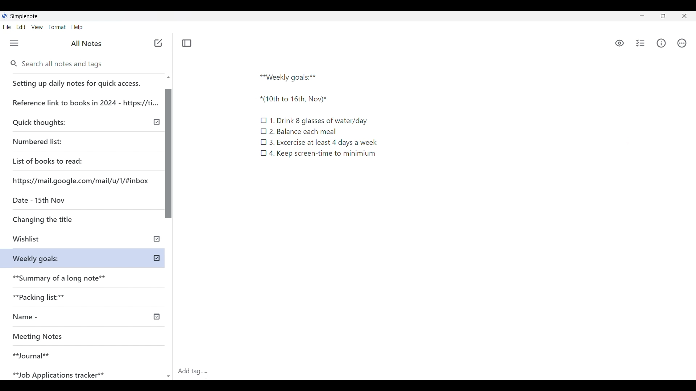 This screenshot has width=696, height=391. What do you see at coordinates (318, 114) in the screenshot?
I see `Text in current note` at bounding box center [318, 114].